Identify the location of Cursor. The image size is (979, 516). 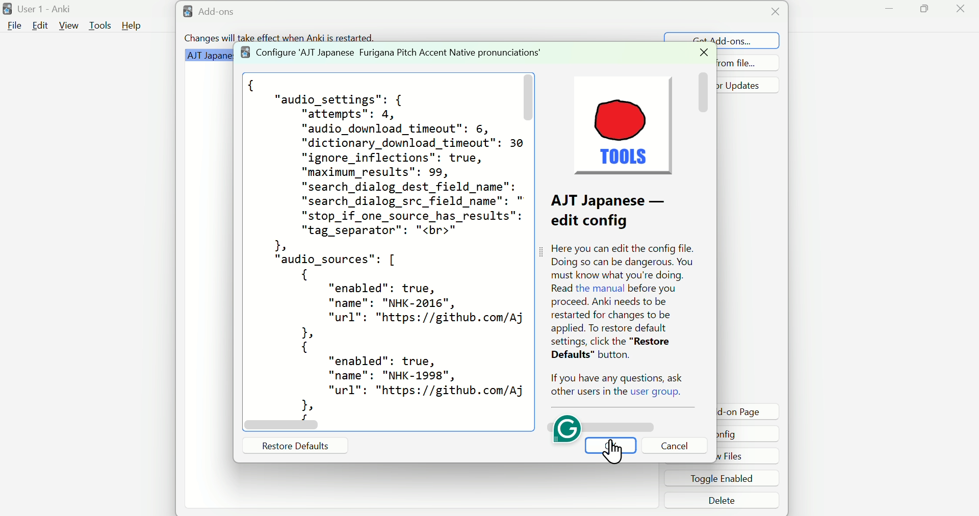
(612, 452).